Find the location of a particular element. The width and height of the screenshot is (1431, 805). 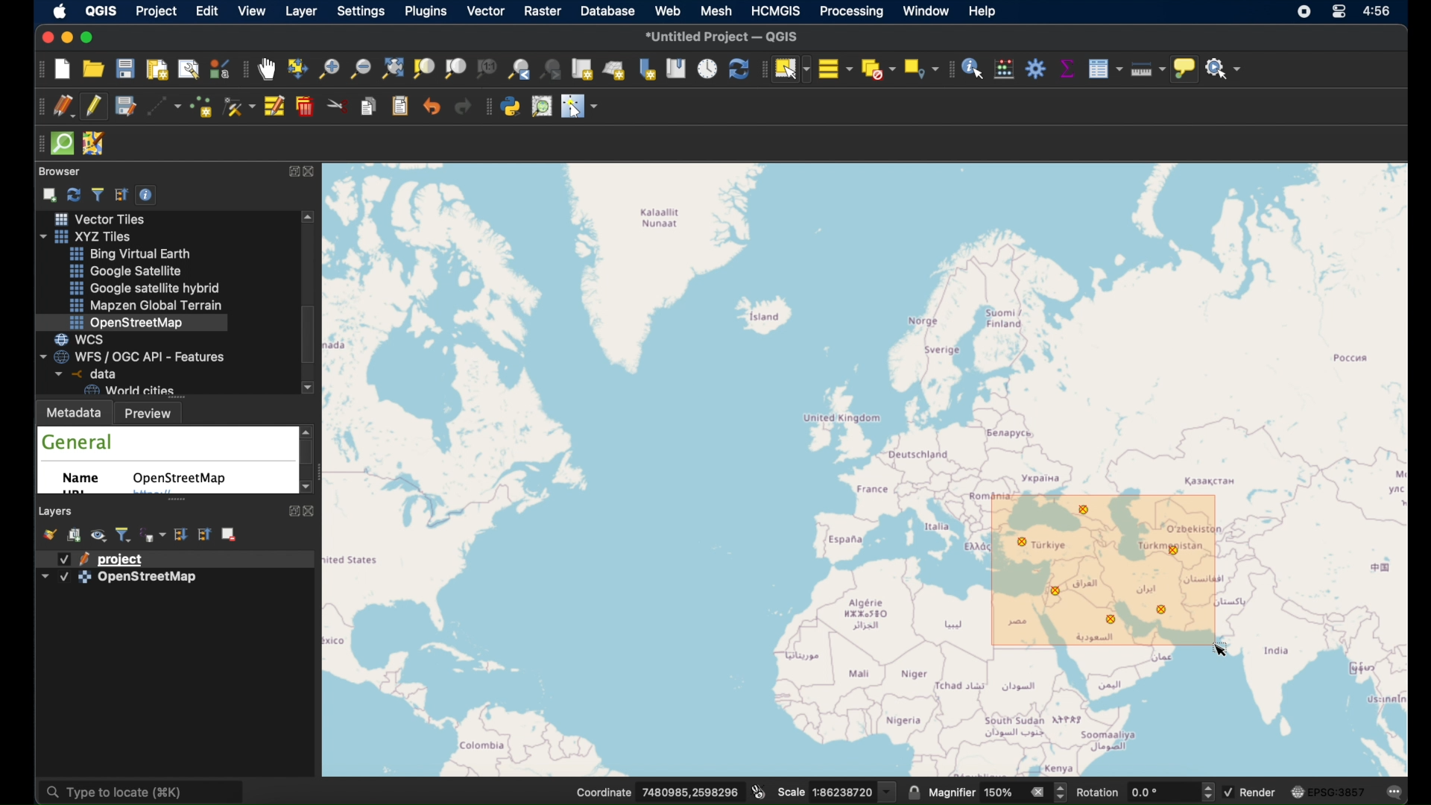

processing is located at coordinates (852, 12).